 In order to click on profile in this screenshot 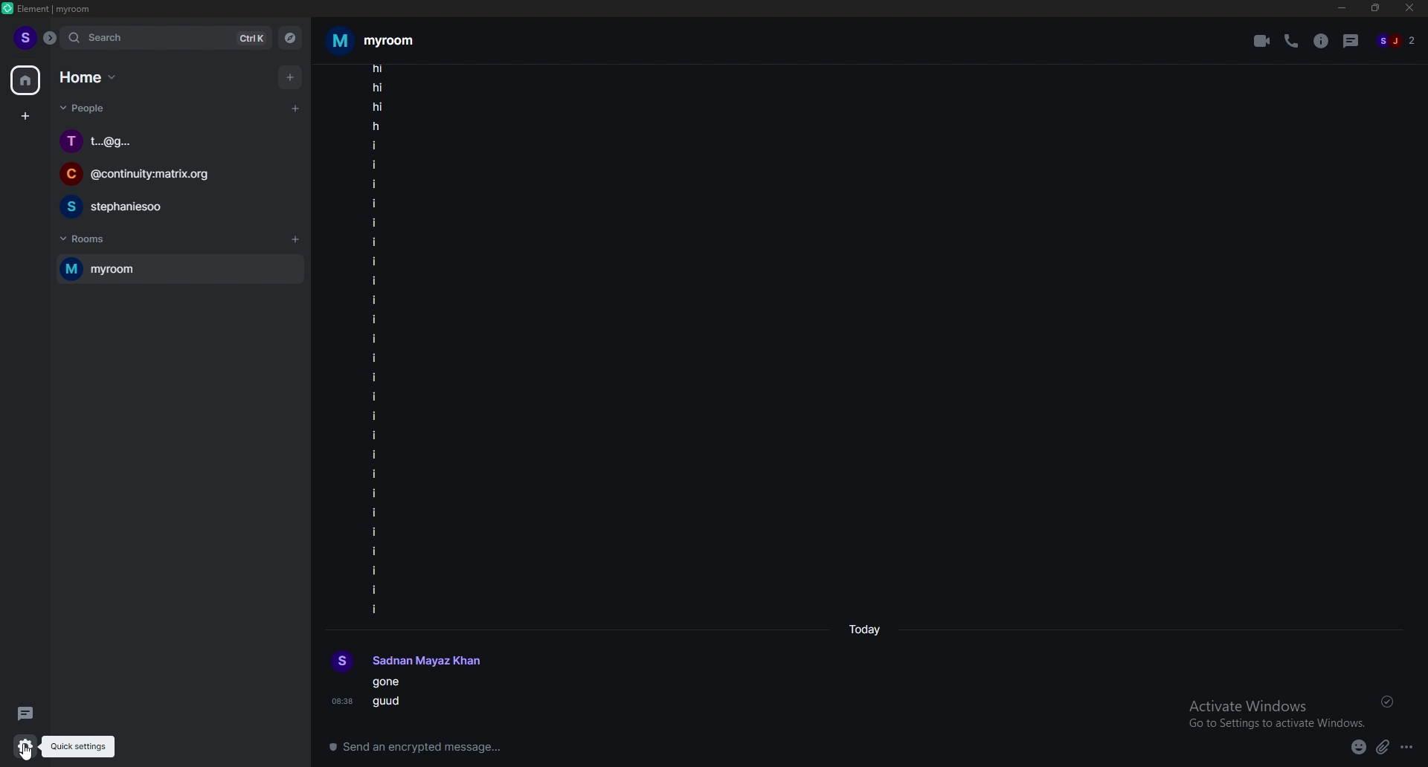, I will do `click(406, 660)`.